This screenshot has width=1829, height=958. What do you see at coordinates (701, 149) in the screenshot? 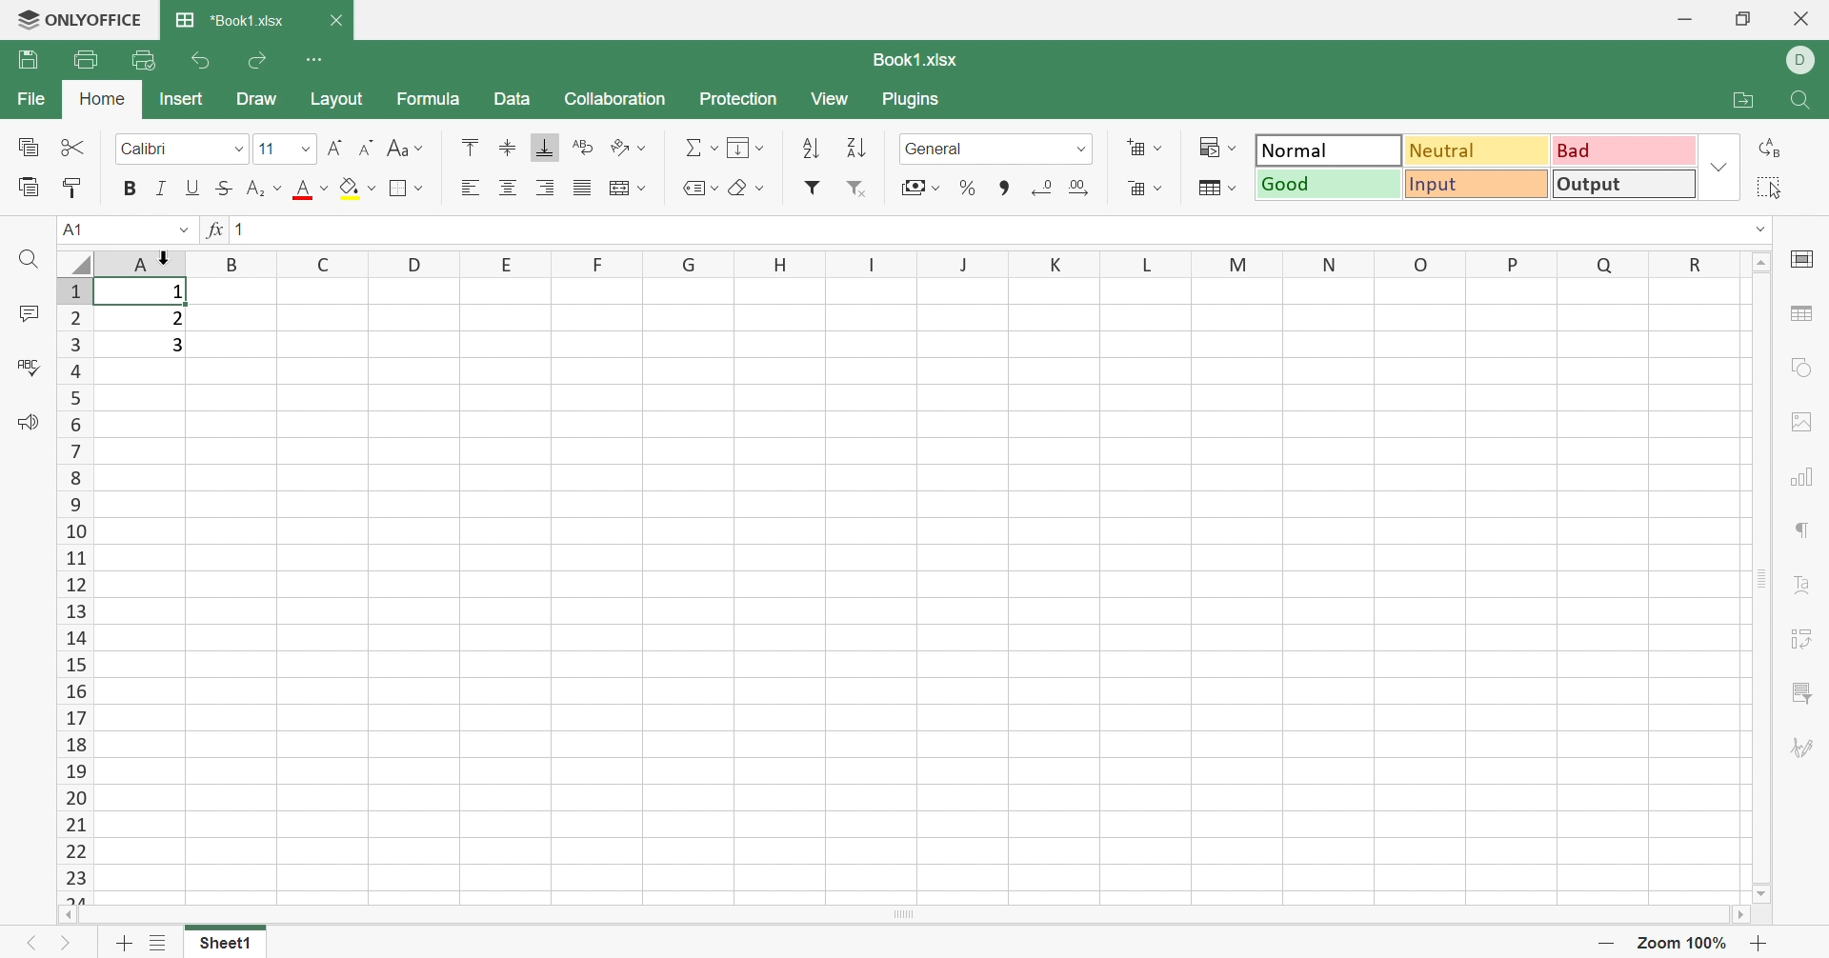
I see `Summation` at bounding box center [701, 149].